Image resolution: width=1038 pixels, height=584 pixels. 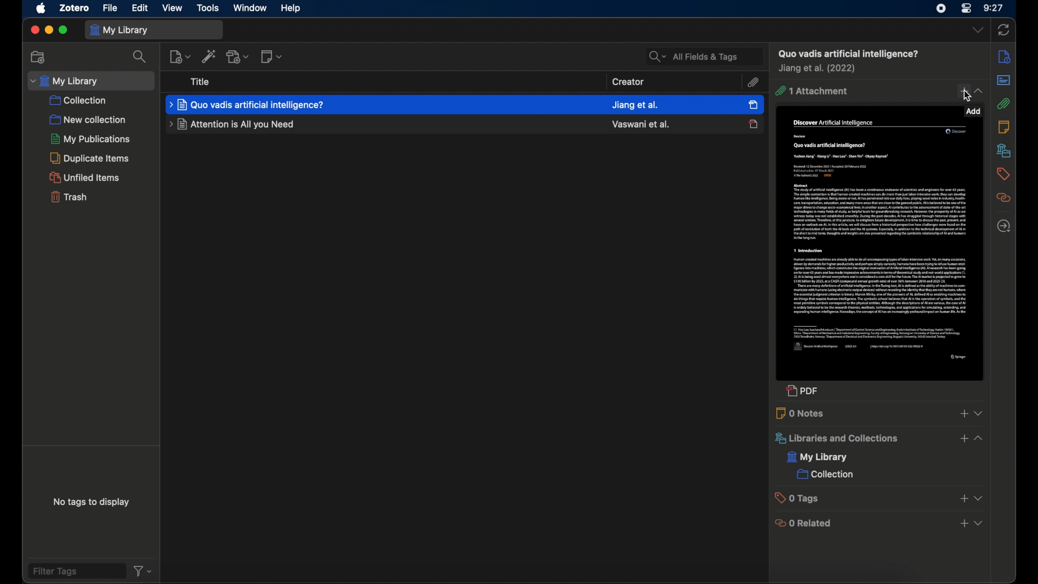 What do you see at coordinates (1003, 198) in the screenshot?
I see `related` at bounding box center [1003, 198].